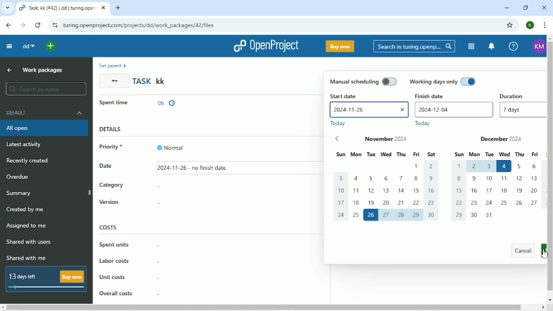 The height and width of the screenshot is (311, 553). Describe the element at coordinates (510, 25) in the screenshot. I see `Bookmark this tab` at that location.